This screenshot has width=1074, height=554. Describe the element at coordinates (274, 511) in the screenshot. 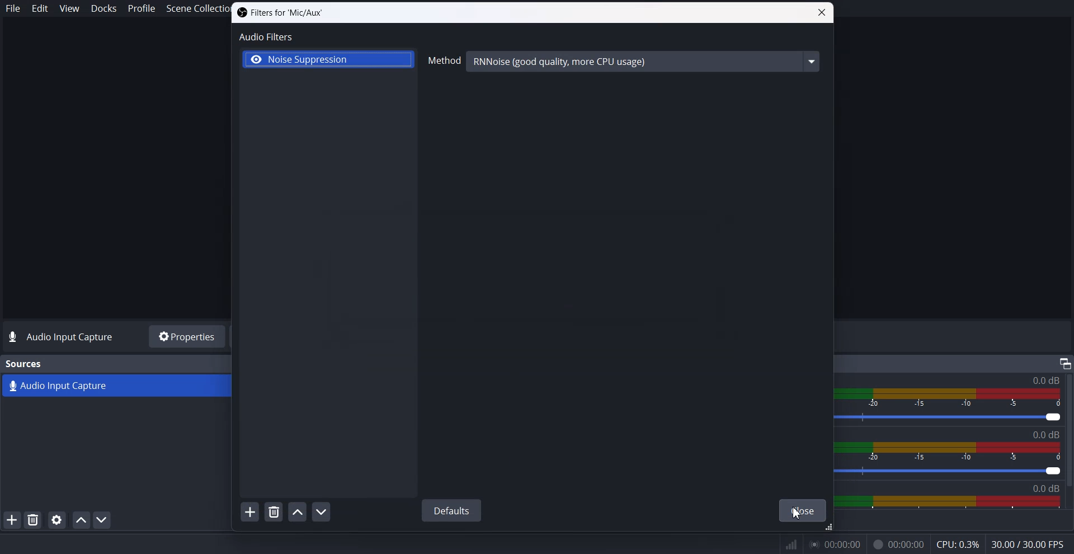

I see `Remove selected filters` at that location.